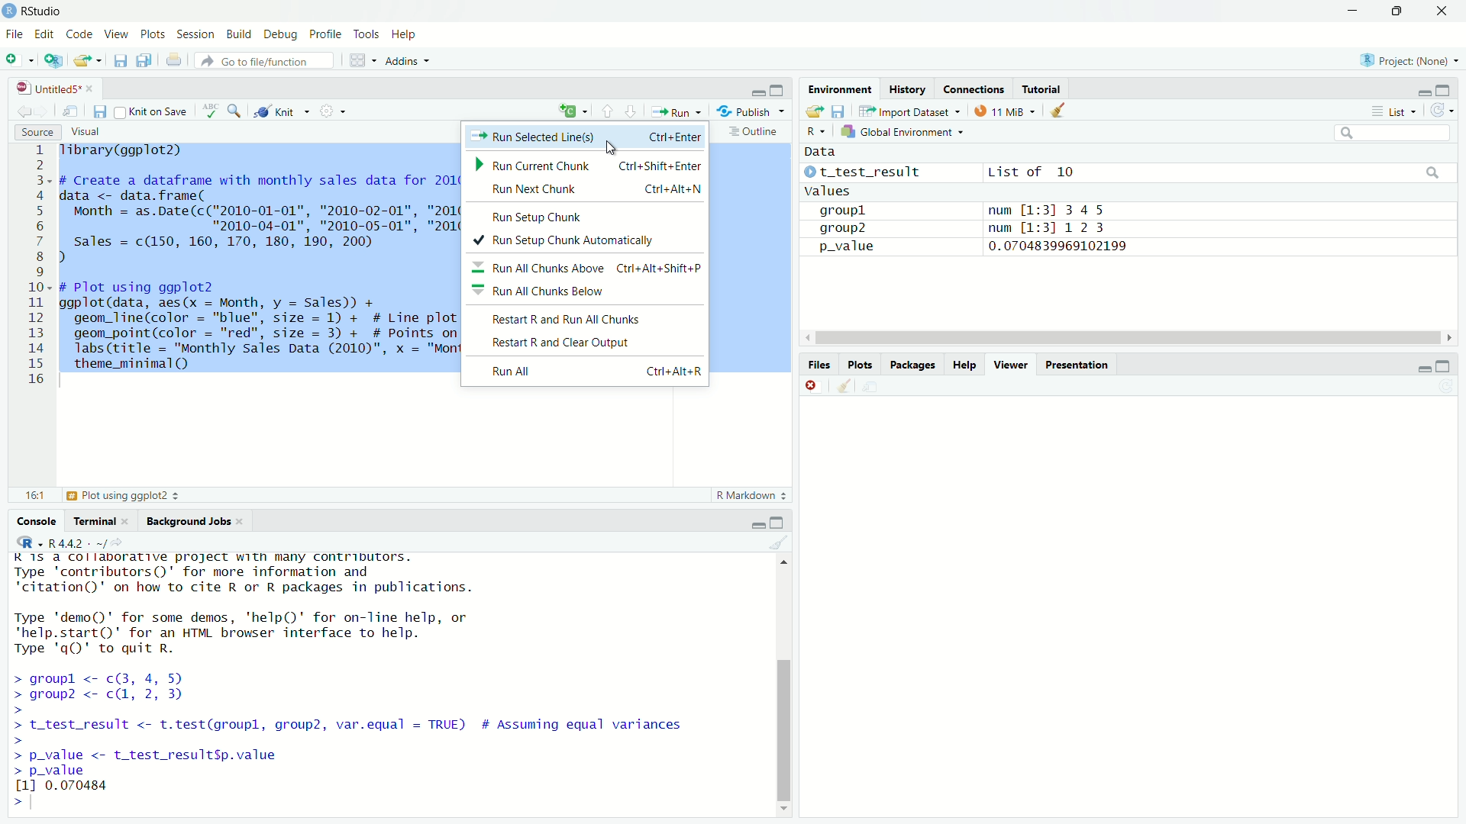  Describe the element at coordinates (966, 227) in the screenshot. I see `aroun? num M-=311 2 3` at that location.